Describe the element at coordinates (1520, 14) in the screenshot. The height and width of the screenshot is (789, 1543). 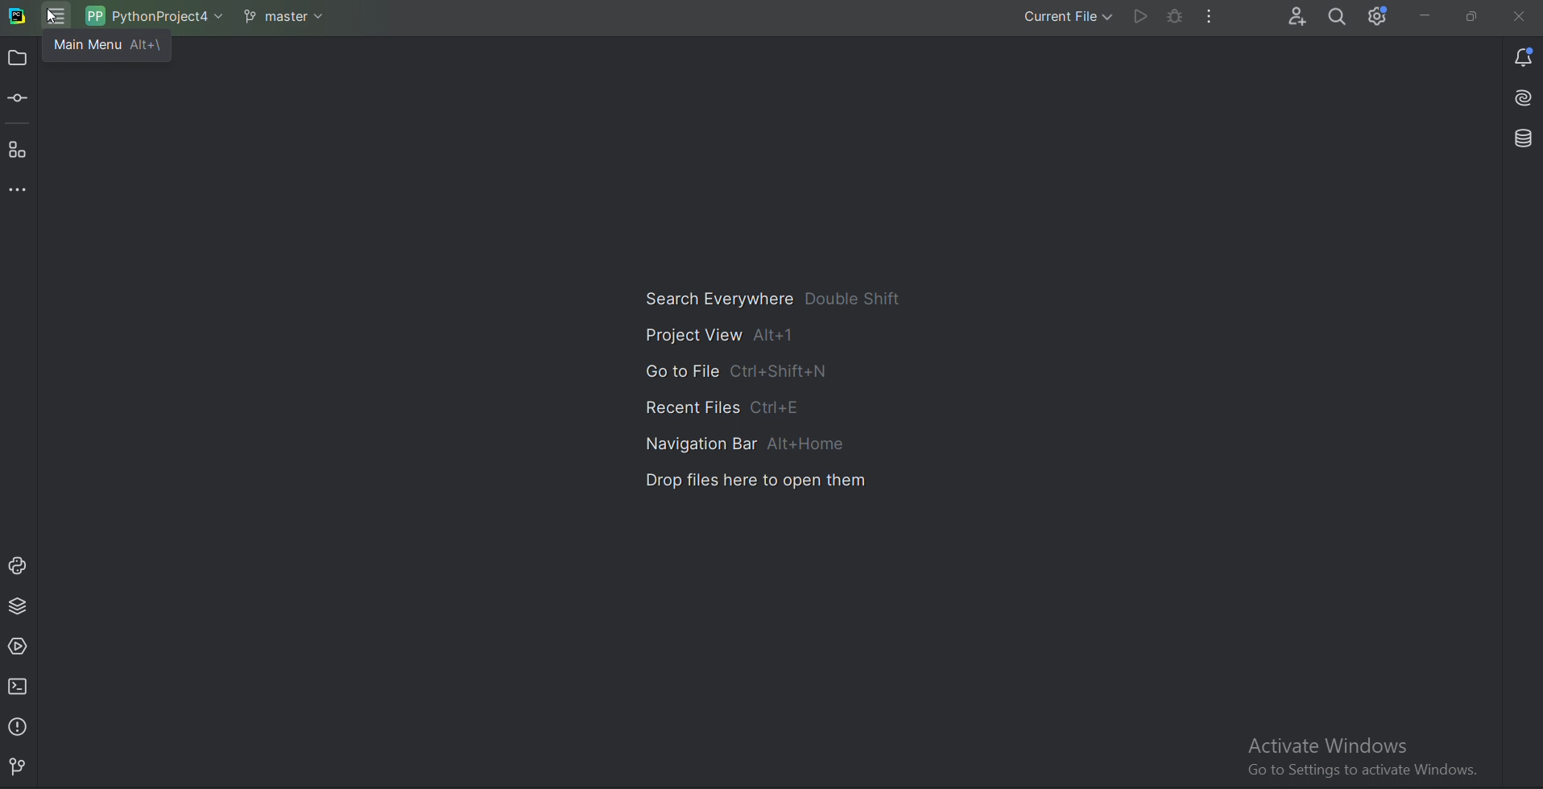
I see `Cross` at that location.